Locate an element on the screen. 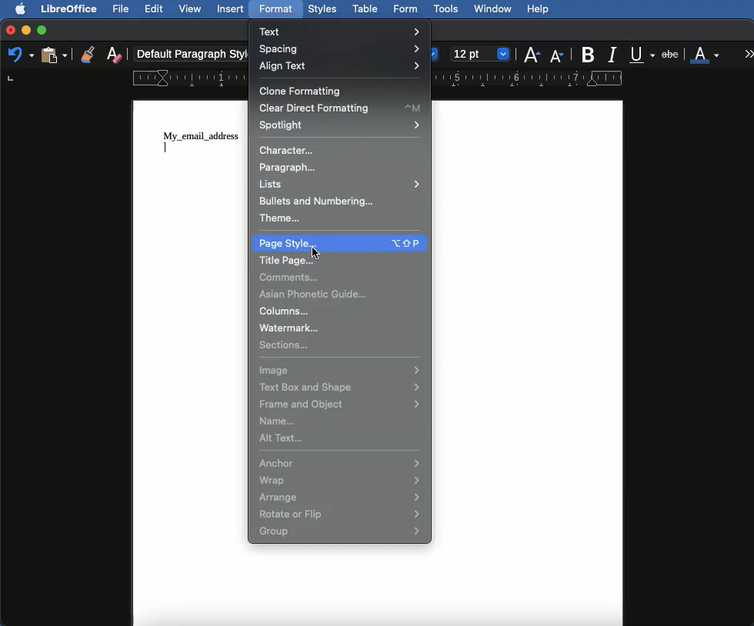 This screenshot has height=626, width=754. Text box and shape is located at coordinates (341, 386).